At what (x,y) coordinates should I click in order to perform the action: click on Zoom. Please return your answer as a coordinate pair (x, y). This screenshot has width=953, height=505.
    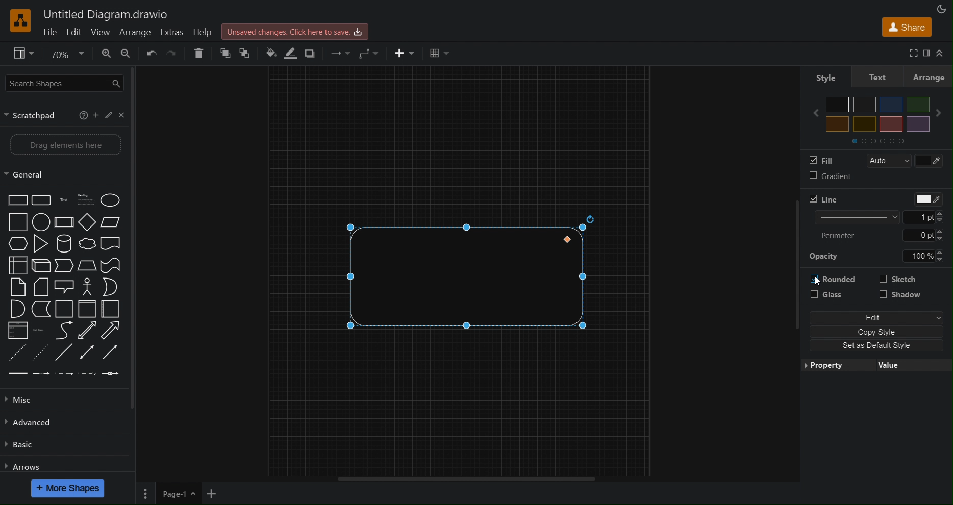
    Looking at the image, I should click on (66, 53).